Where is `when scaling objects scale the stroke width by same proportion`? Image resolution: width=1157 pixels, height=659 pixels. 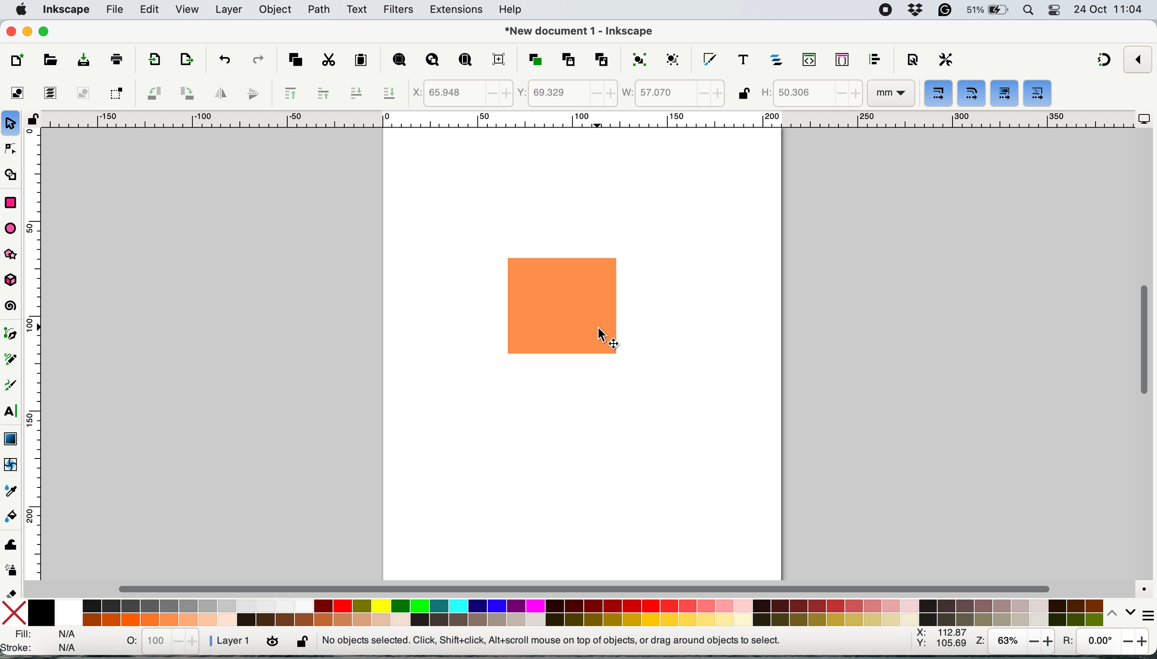 when scaling objects scale the stroke width by same proportion is located at coordinates (939, 94).